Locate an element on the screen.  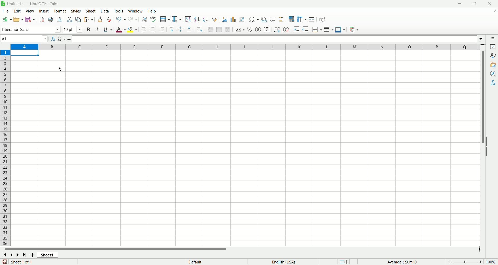
insert image is located at coordinates (225, 20).